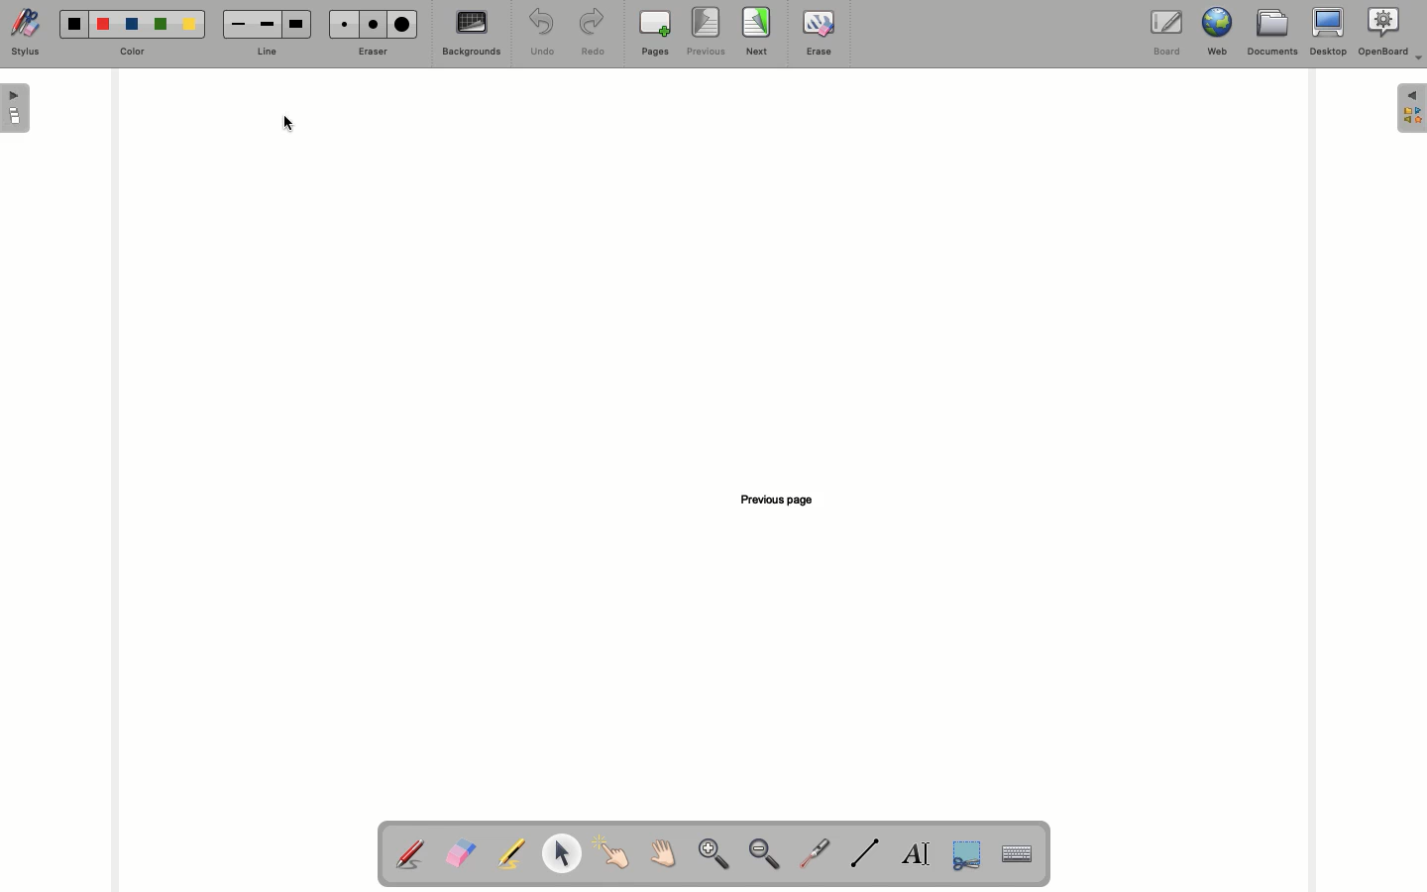  I want to click on Color 2, so click(103, 25).